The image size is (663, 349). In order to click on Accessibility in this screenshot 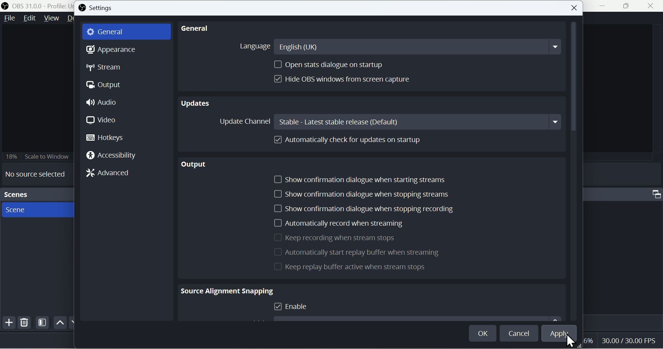, I will do `click(111, 155)`.